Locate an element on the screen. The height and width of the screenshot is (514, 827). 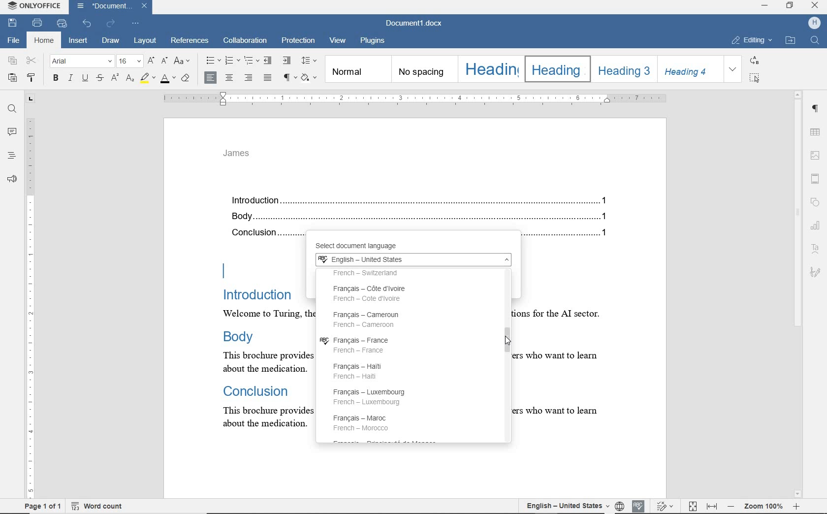
MINIMIZE is located at coordinates (765, 7).